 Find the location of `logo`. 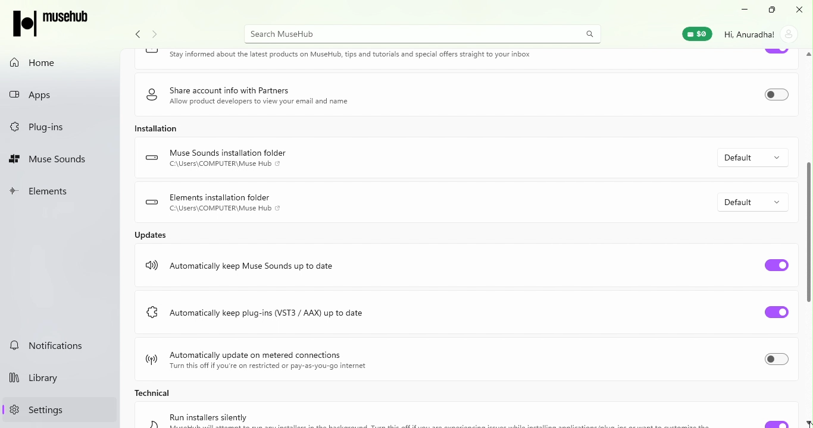

logo is located at coordinates (152, 94).